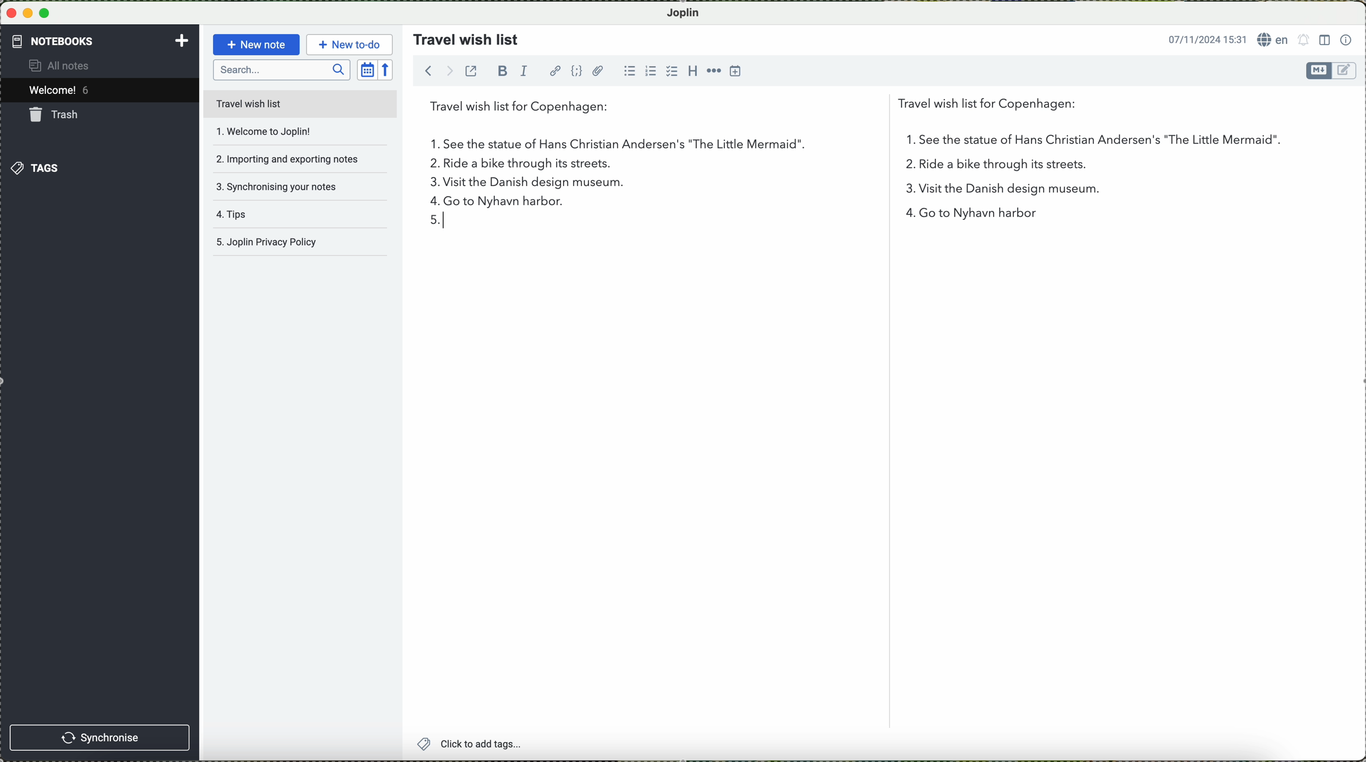  Describe the element at coordinates (759, 184) in the screenshot. I see `visit the Danish design museum.` at that location.